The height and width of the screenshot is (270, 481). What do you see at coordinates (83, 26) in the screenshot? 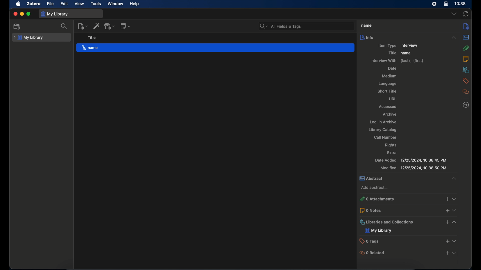
I see `new item` at bounding box center [83, 26].